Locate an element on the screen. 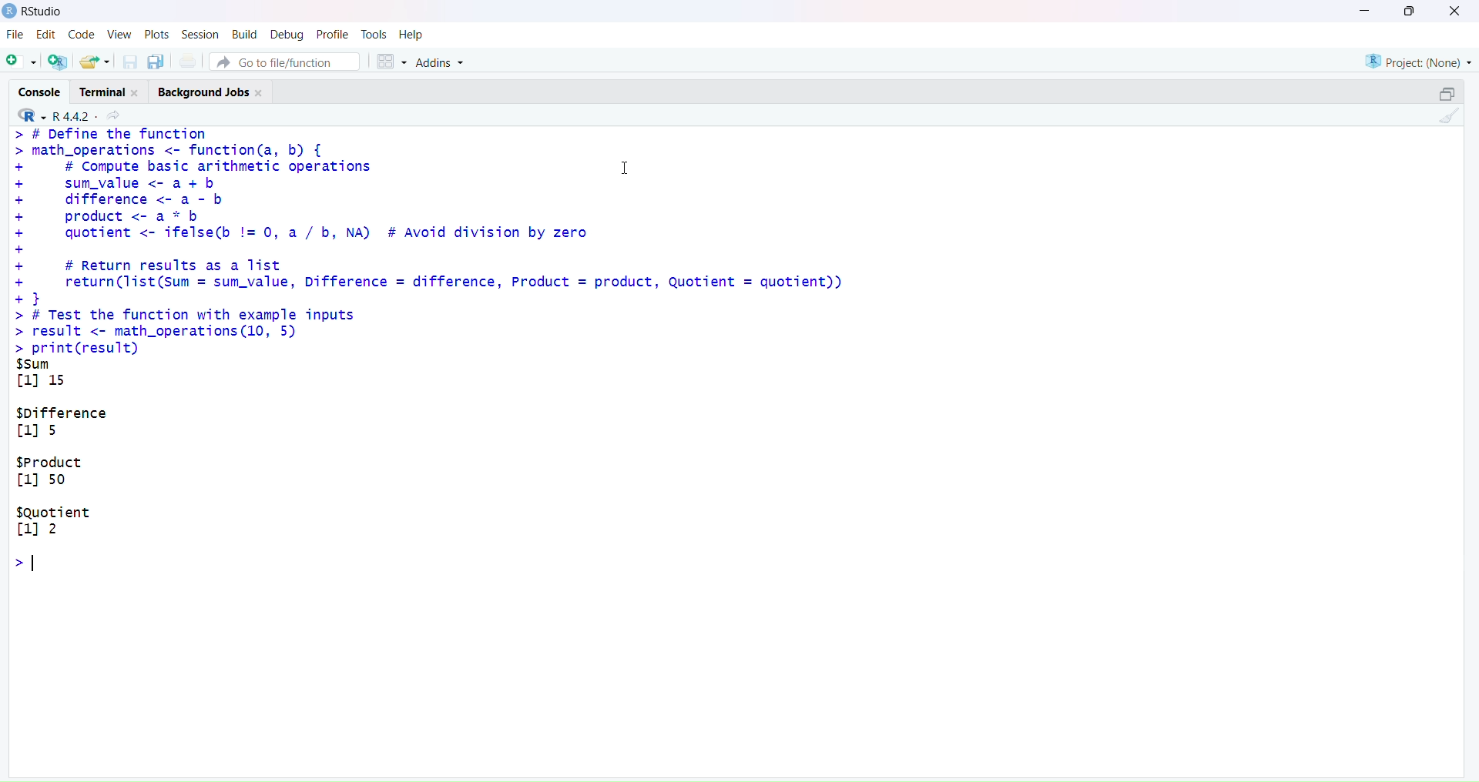 The image size is (1479, 782). Maximize is located at coordinates (1447, 91).